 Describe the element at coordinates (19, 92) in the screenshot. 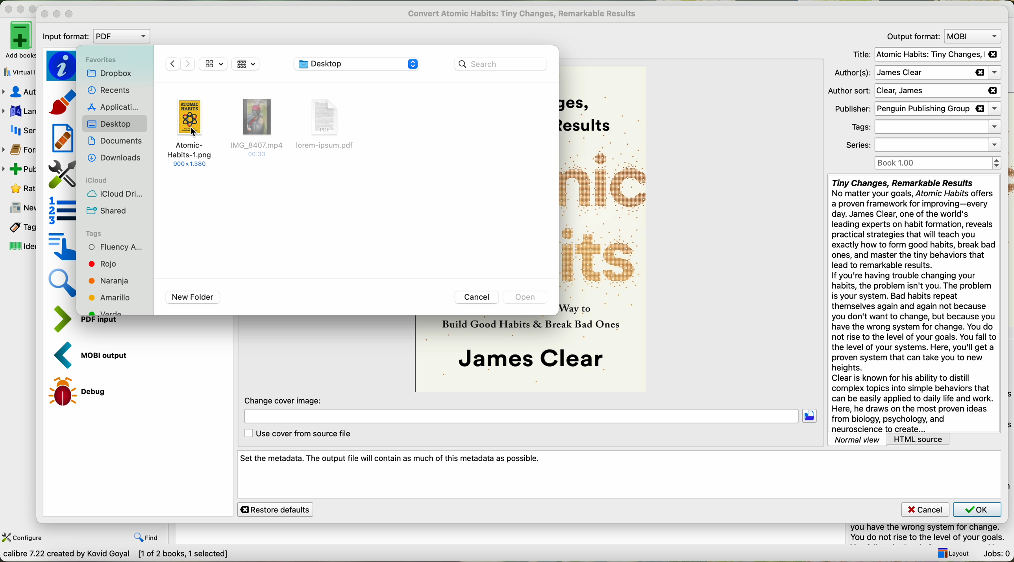

I see `authors` at that location.